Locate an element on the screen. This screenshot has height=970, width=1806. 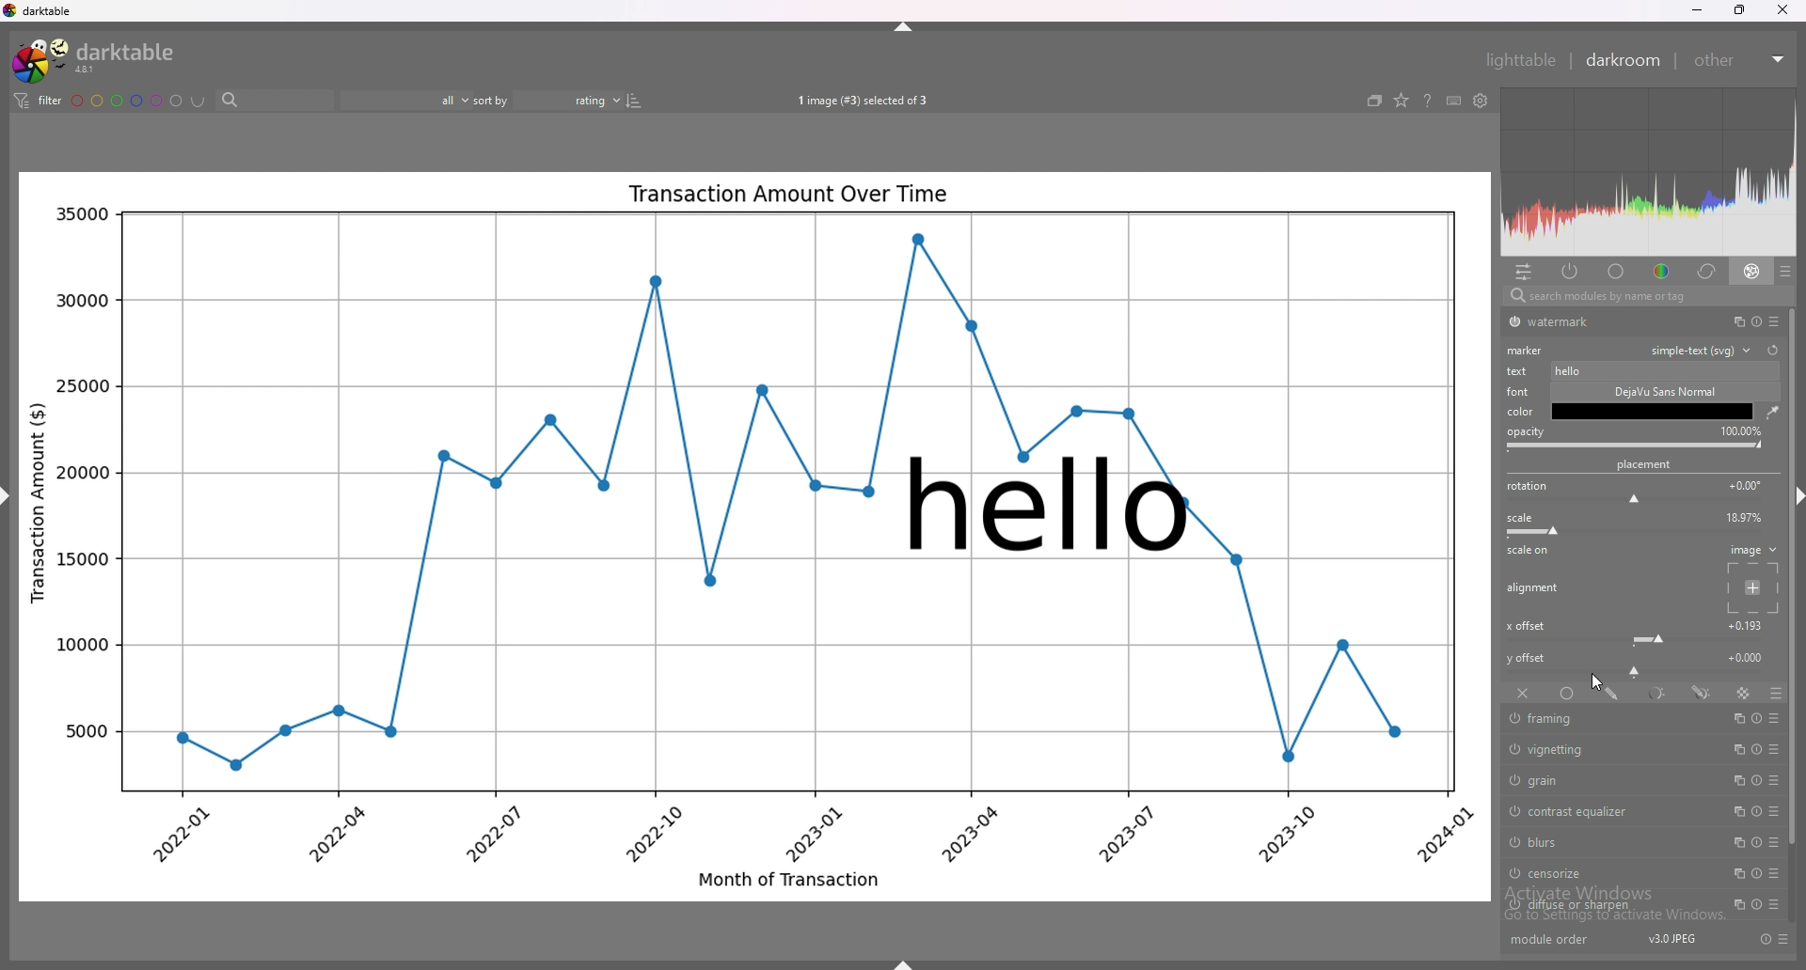
darktable is located at coordinates (40, 10).